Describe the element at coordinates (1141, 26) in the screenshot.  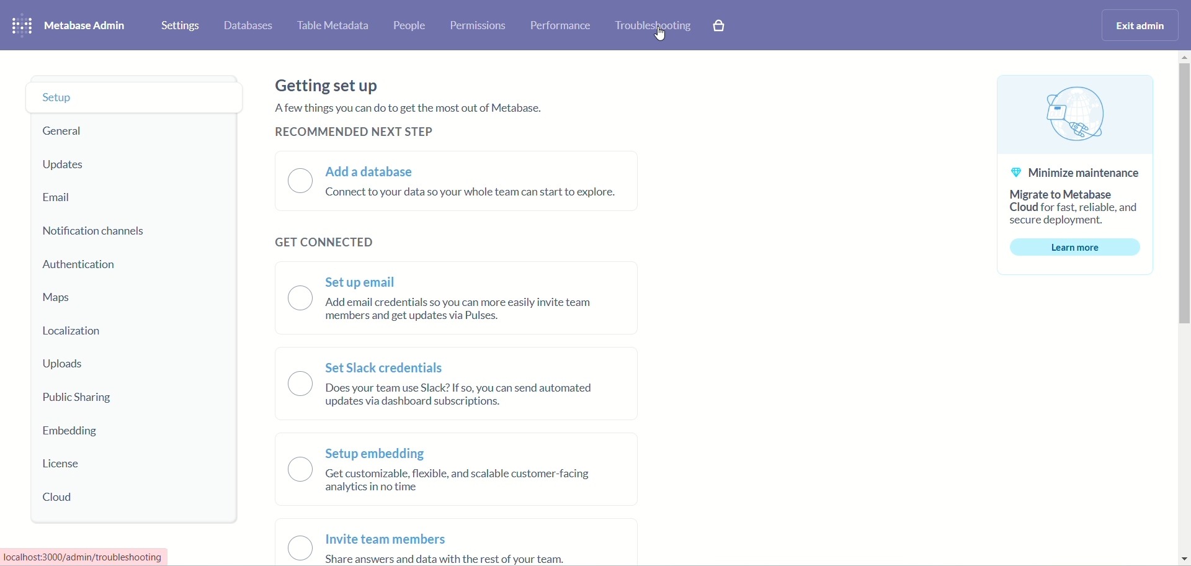
I see `exit admin` at that location.